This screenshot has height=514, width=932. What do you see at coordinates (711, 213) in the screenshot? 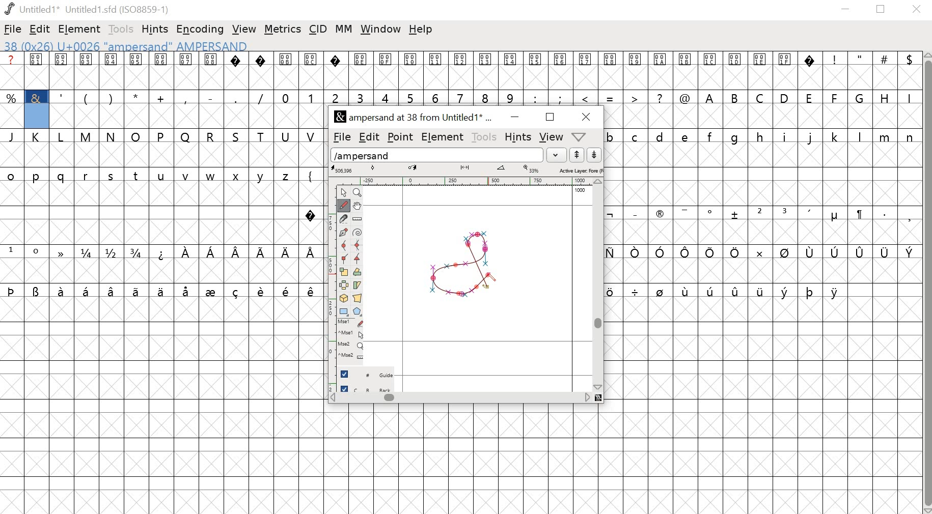
I see `Symbol` at bounding box center [711, 213].